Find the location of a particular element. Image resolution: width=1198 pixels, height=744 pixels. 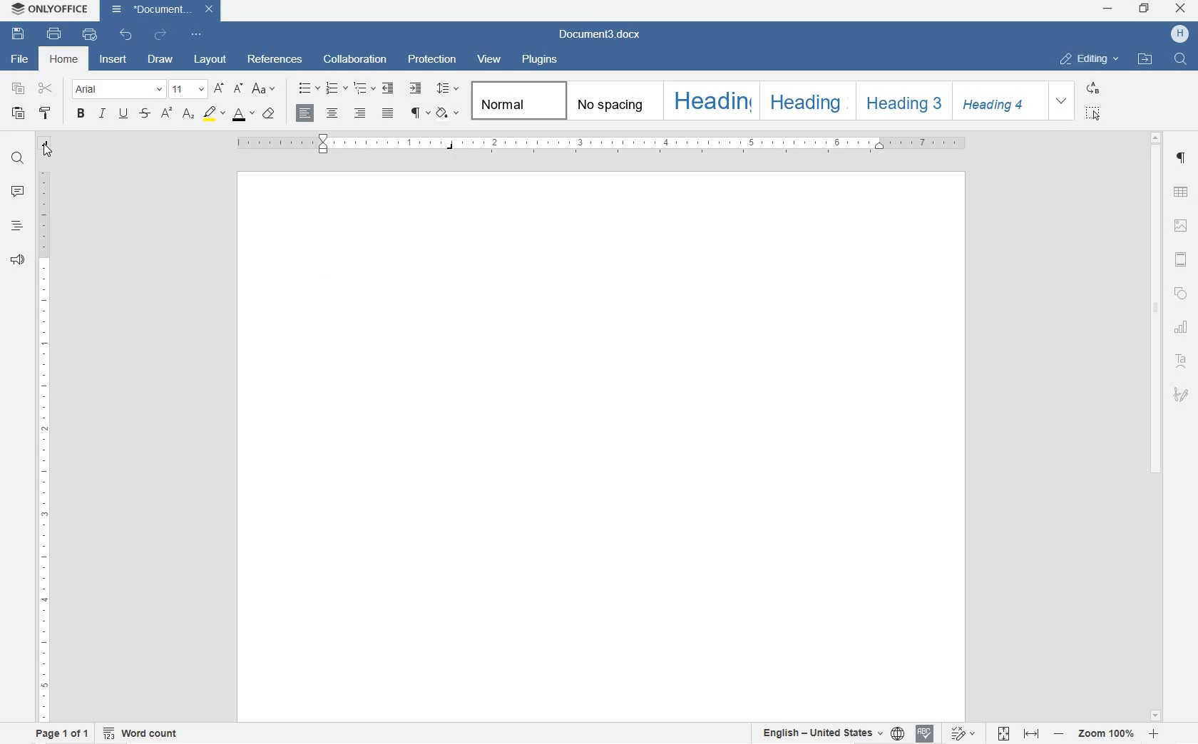

cursor is located at coordinates (46, 152).